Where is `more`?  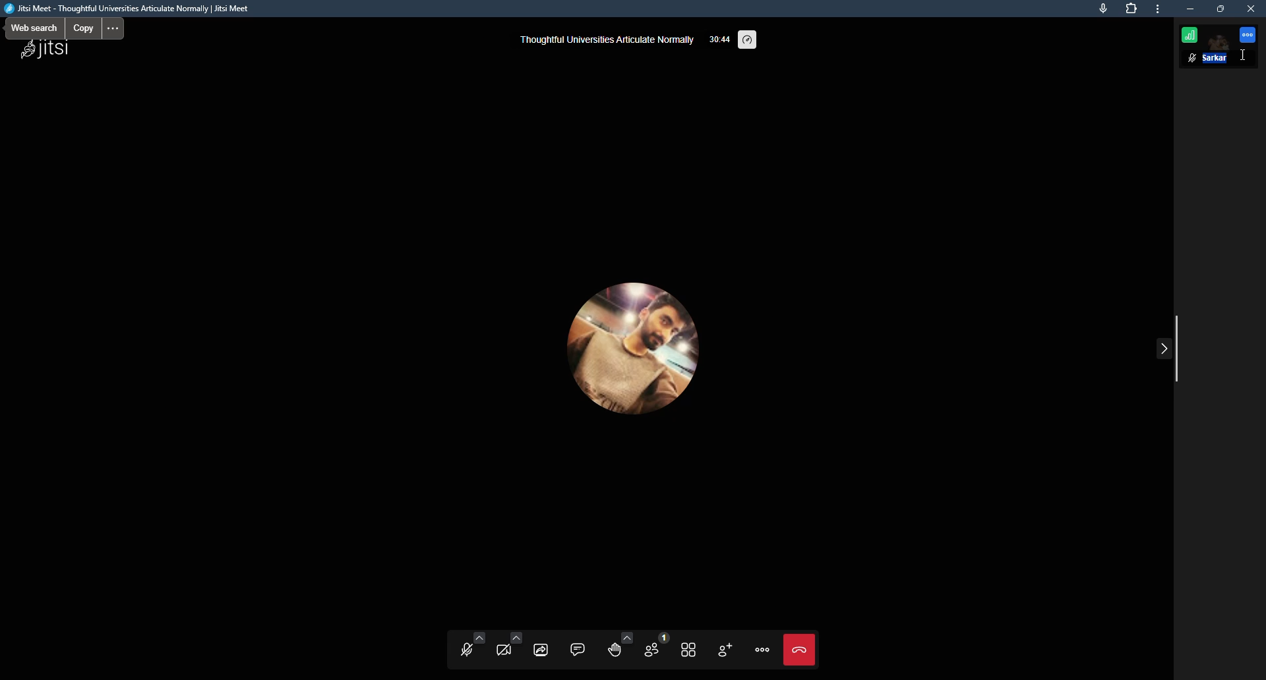
more is located at coordinates (1158, 10).